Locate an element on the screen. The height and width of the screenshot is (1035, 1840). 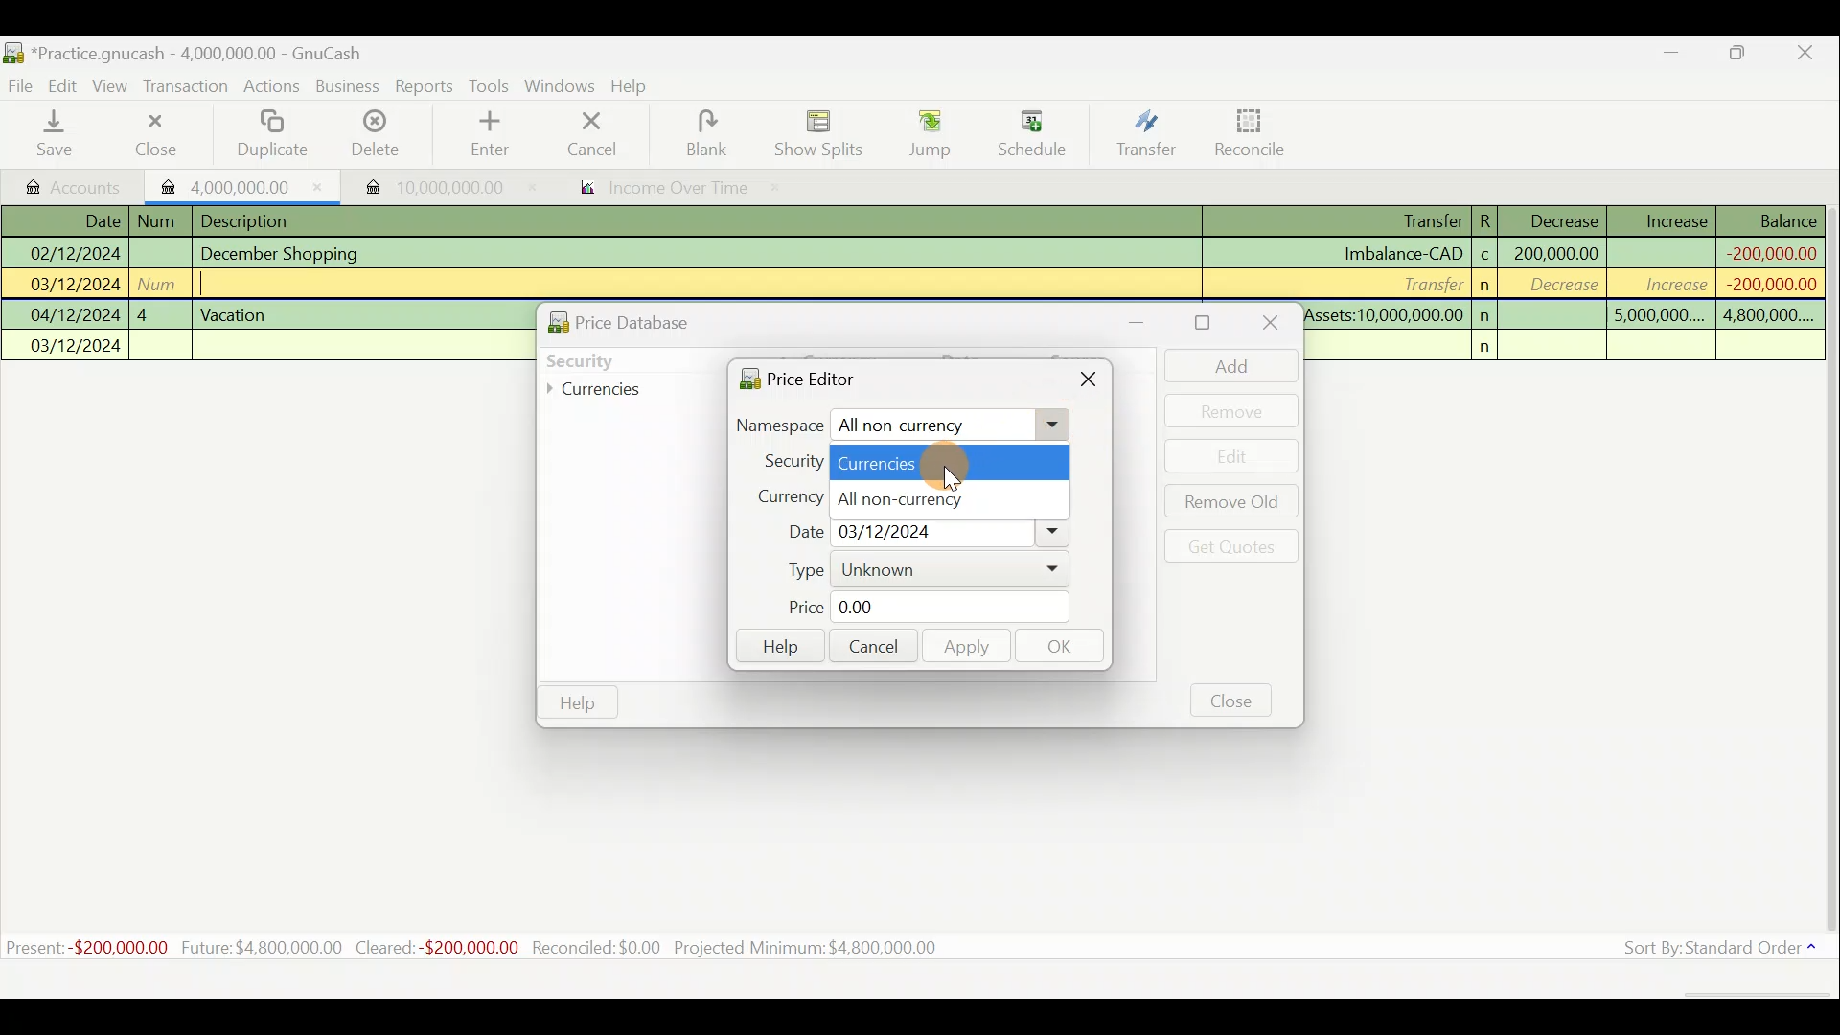
Add is located at coordinates (1222, 365).